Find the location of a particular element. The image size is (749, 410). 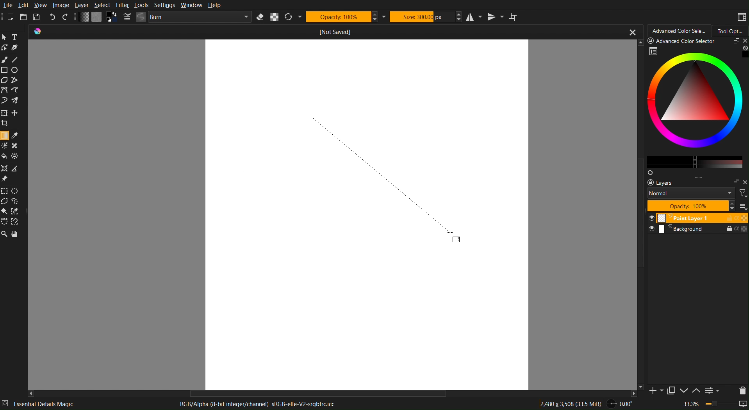

Brush Settings is located at coordinates (188, 17).